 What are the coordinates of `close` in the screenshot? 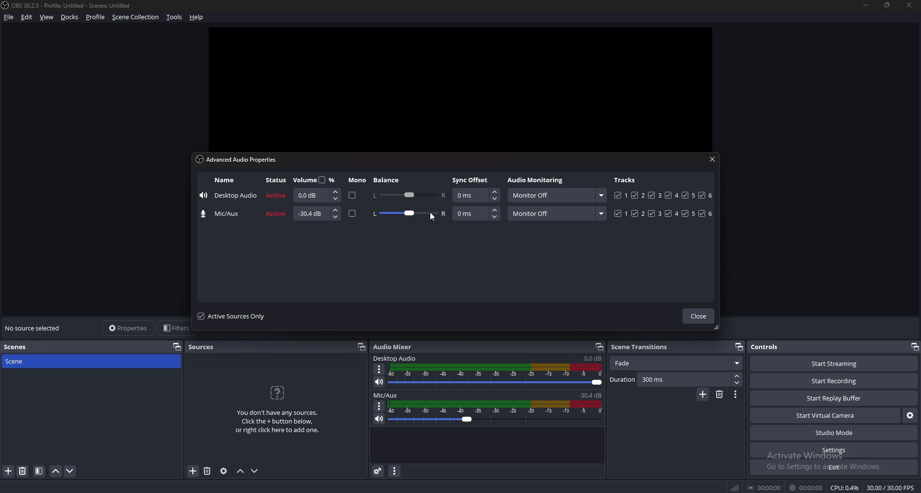 It's located at (911, 5).